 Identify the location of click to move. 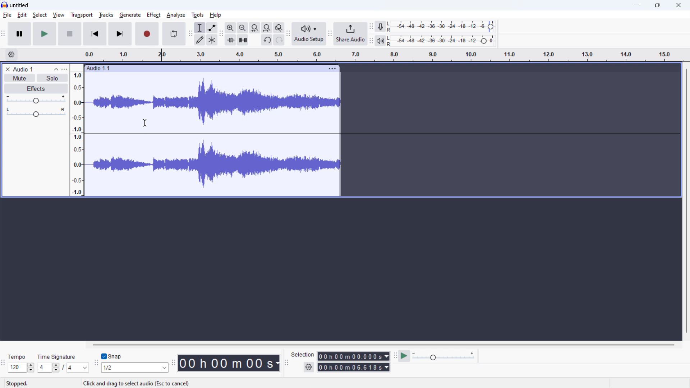
(204, 68).